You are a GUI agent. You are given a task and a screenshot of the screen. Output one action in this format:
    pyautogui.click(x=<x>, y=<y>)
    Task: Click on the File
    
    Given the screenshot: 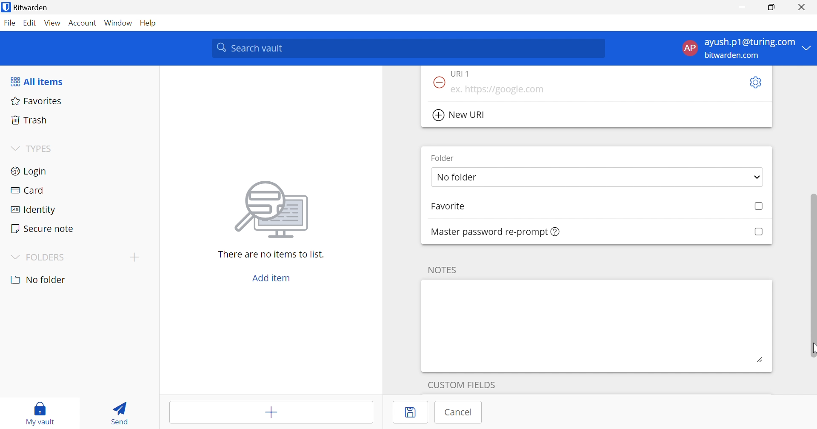 What is the action you would take?
    pyautogui.click(x=9, y=23)
    